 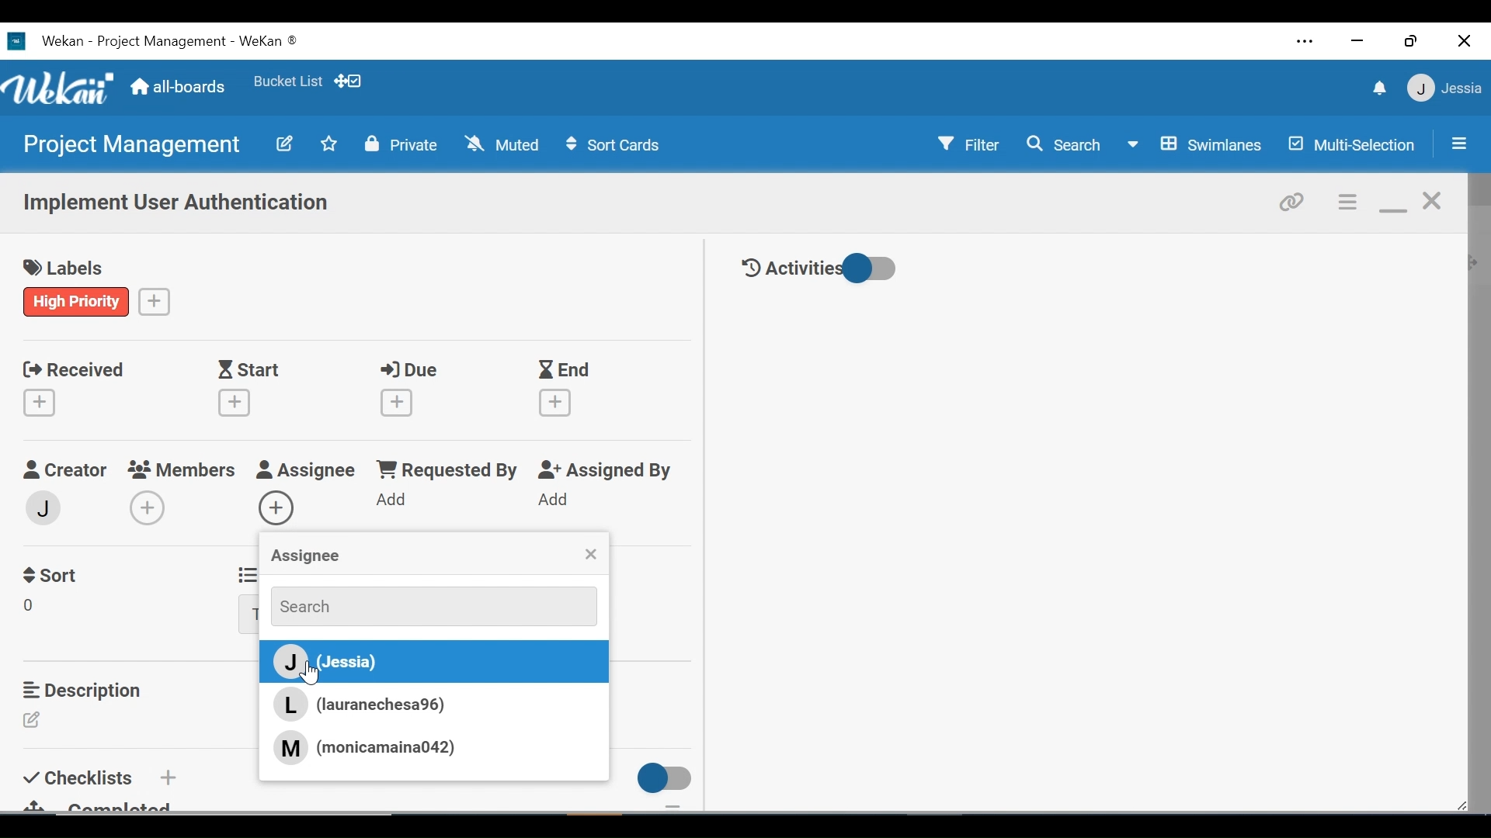 What do you see at coordinates (283, 143) in the screenshot?
I see `Edit` at bounding box center [283, 143].